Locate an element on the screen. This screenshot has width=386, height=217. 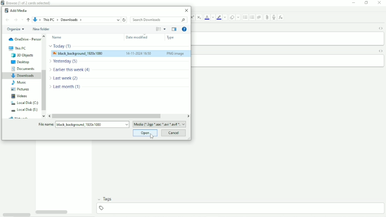
Type is located at coordinates (170, 37).